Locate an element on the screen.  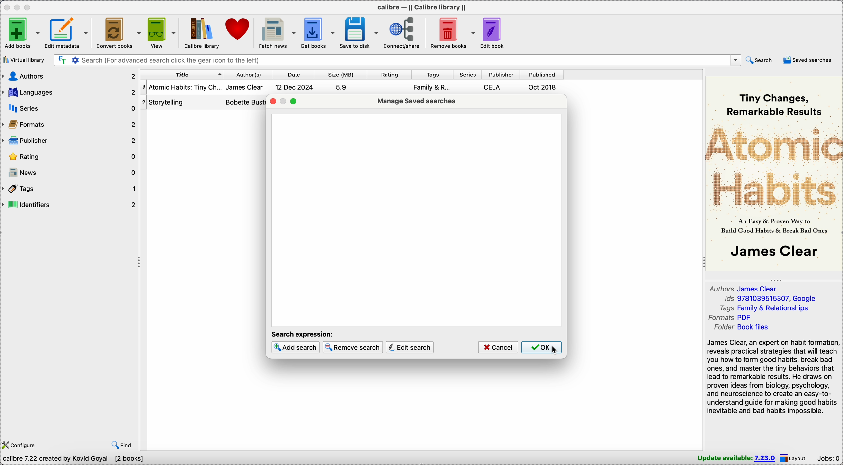
atomic habits is located at coordinates (181, 87).